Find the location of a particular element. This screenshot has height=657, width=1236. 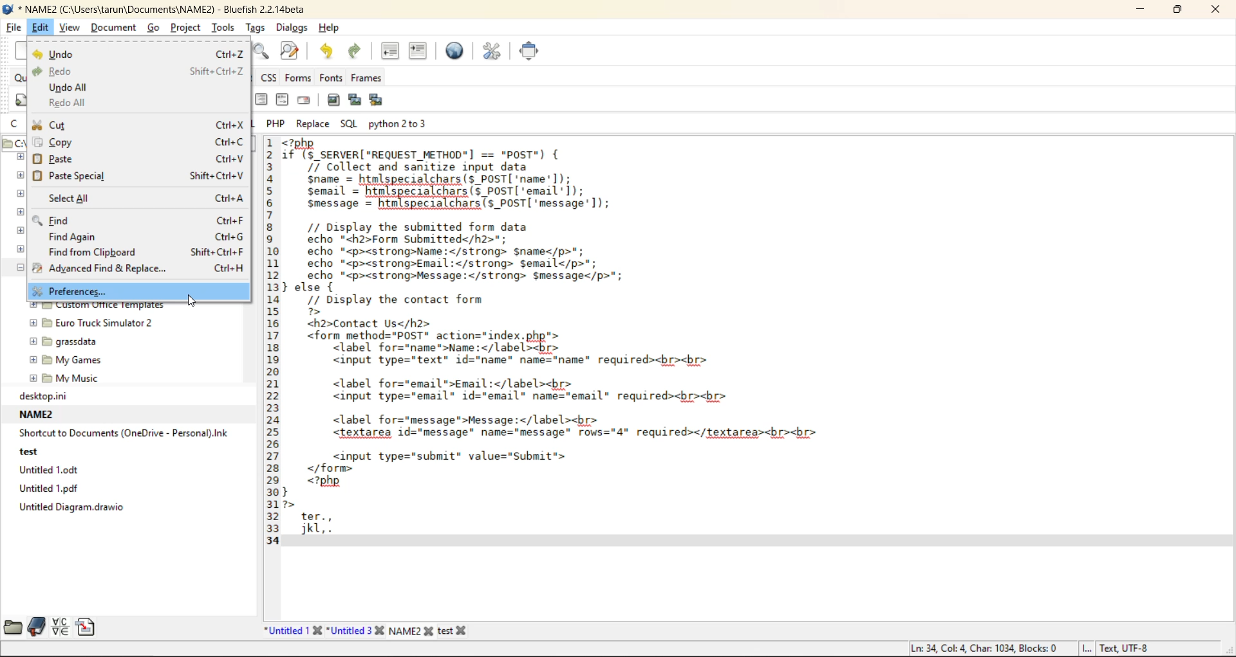

Untitled Diagram. drawio is located at coordinates (67, 507).